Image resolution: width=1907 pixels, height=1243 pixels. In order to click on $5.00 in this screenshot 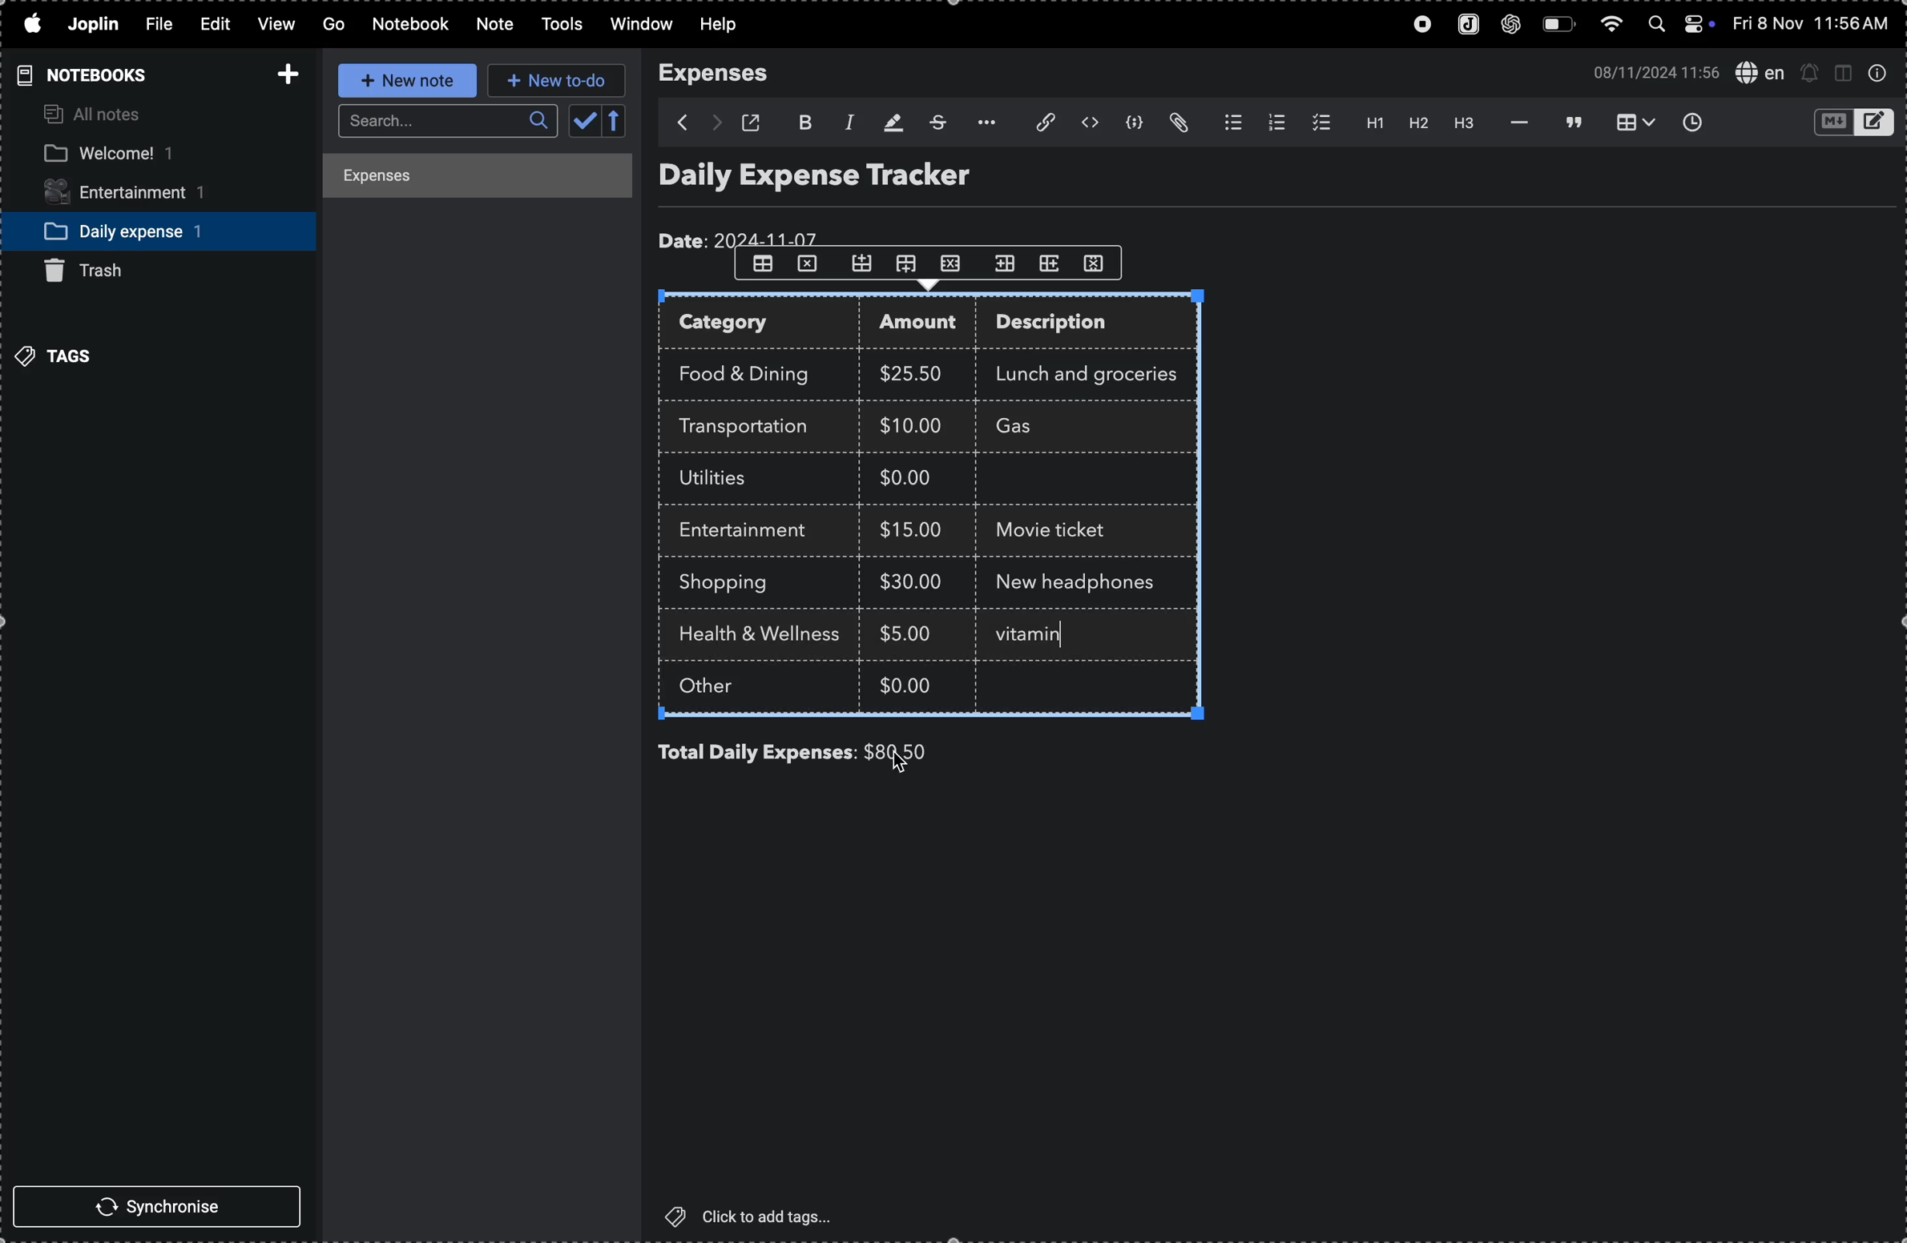, I will do `click(909, 633)`.